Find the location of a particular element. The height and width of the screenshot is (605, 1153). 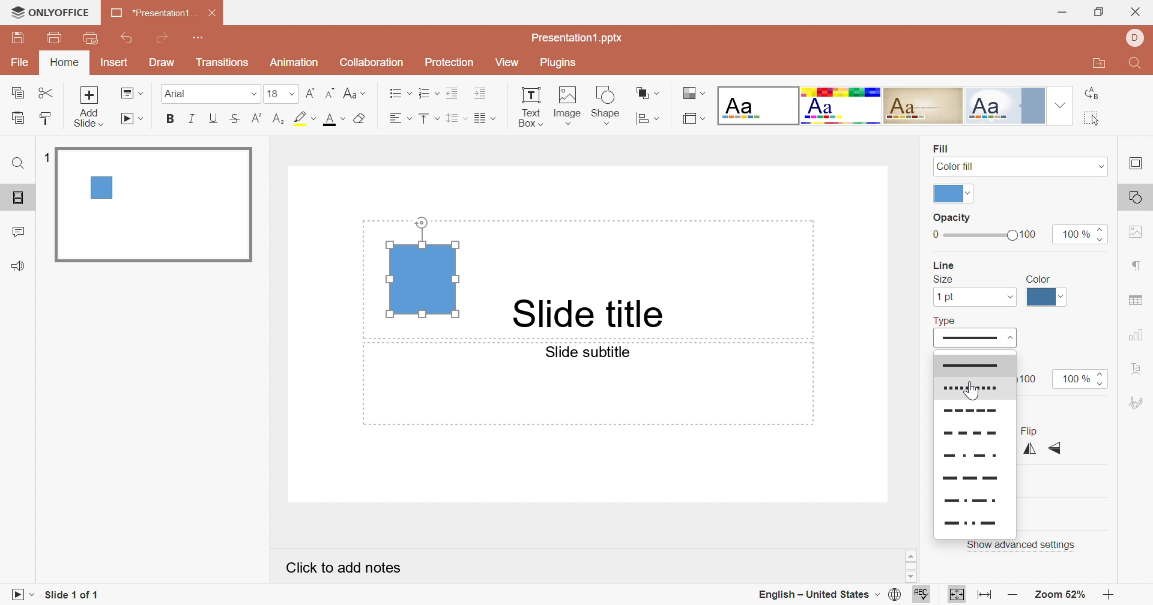

Slider is located at coordinates (1105, 233).